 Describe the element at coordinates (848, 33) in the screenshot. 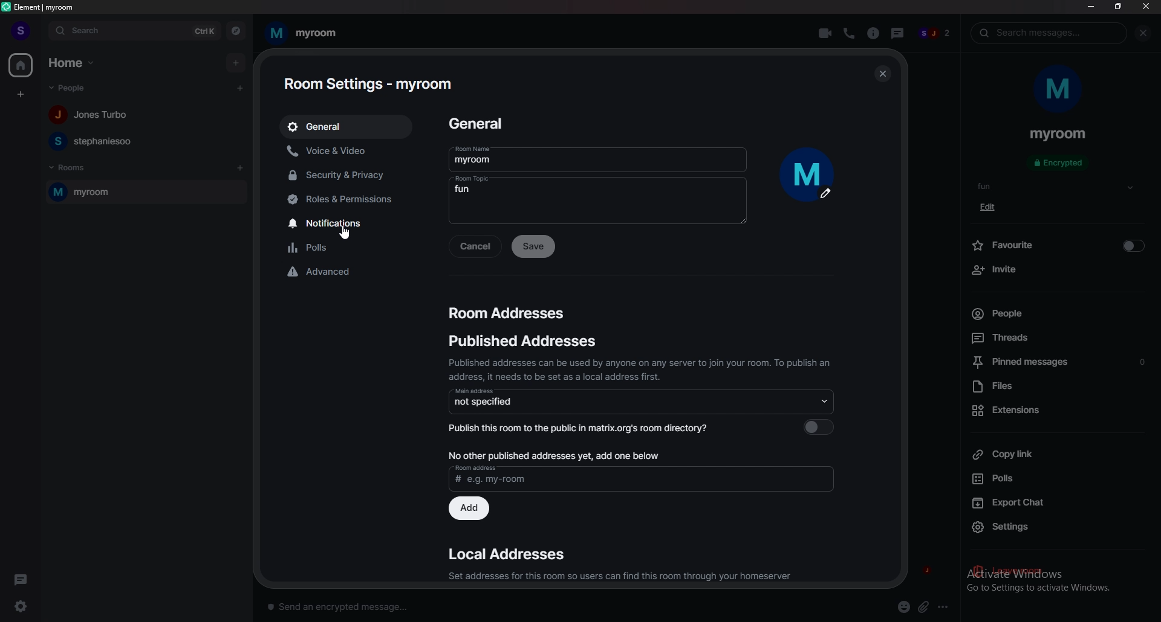

I see `voice call` at that location.